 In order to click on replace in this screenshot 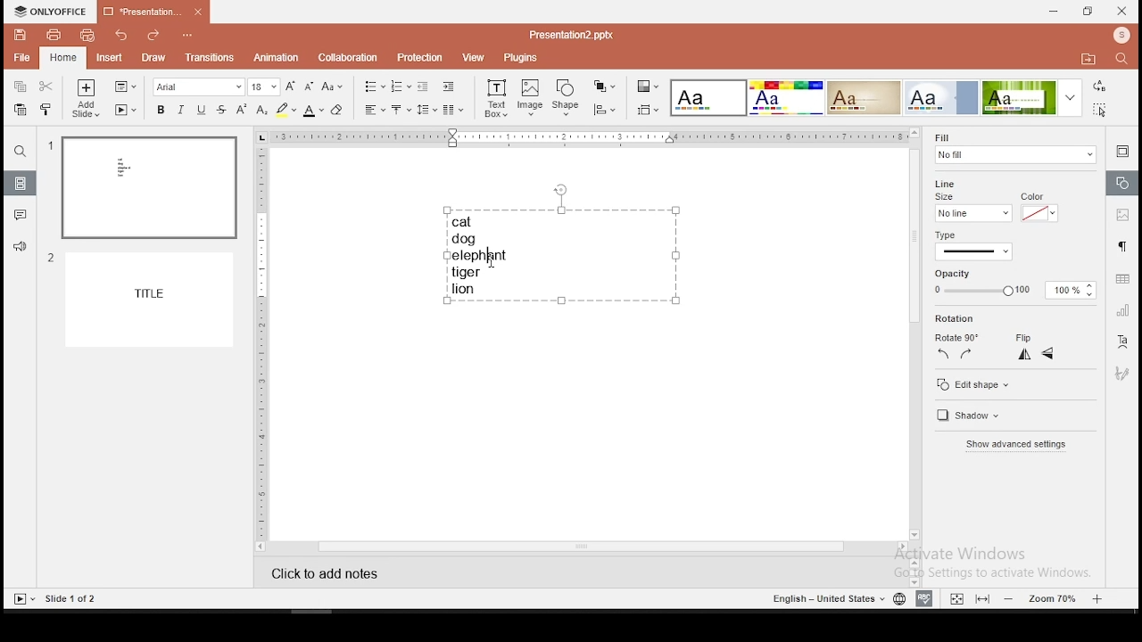, I will do `click(1099, 86)`.